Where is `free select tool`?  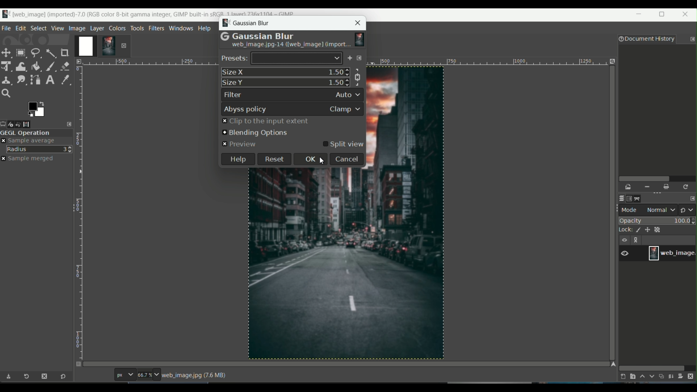
free select tool is located at coordinates (36, 52).